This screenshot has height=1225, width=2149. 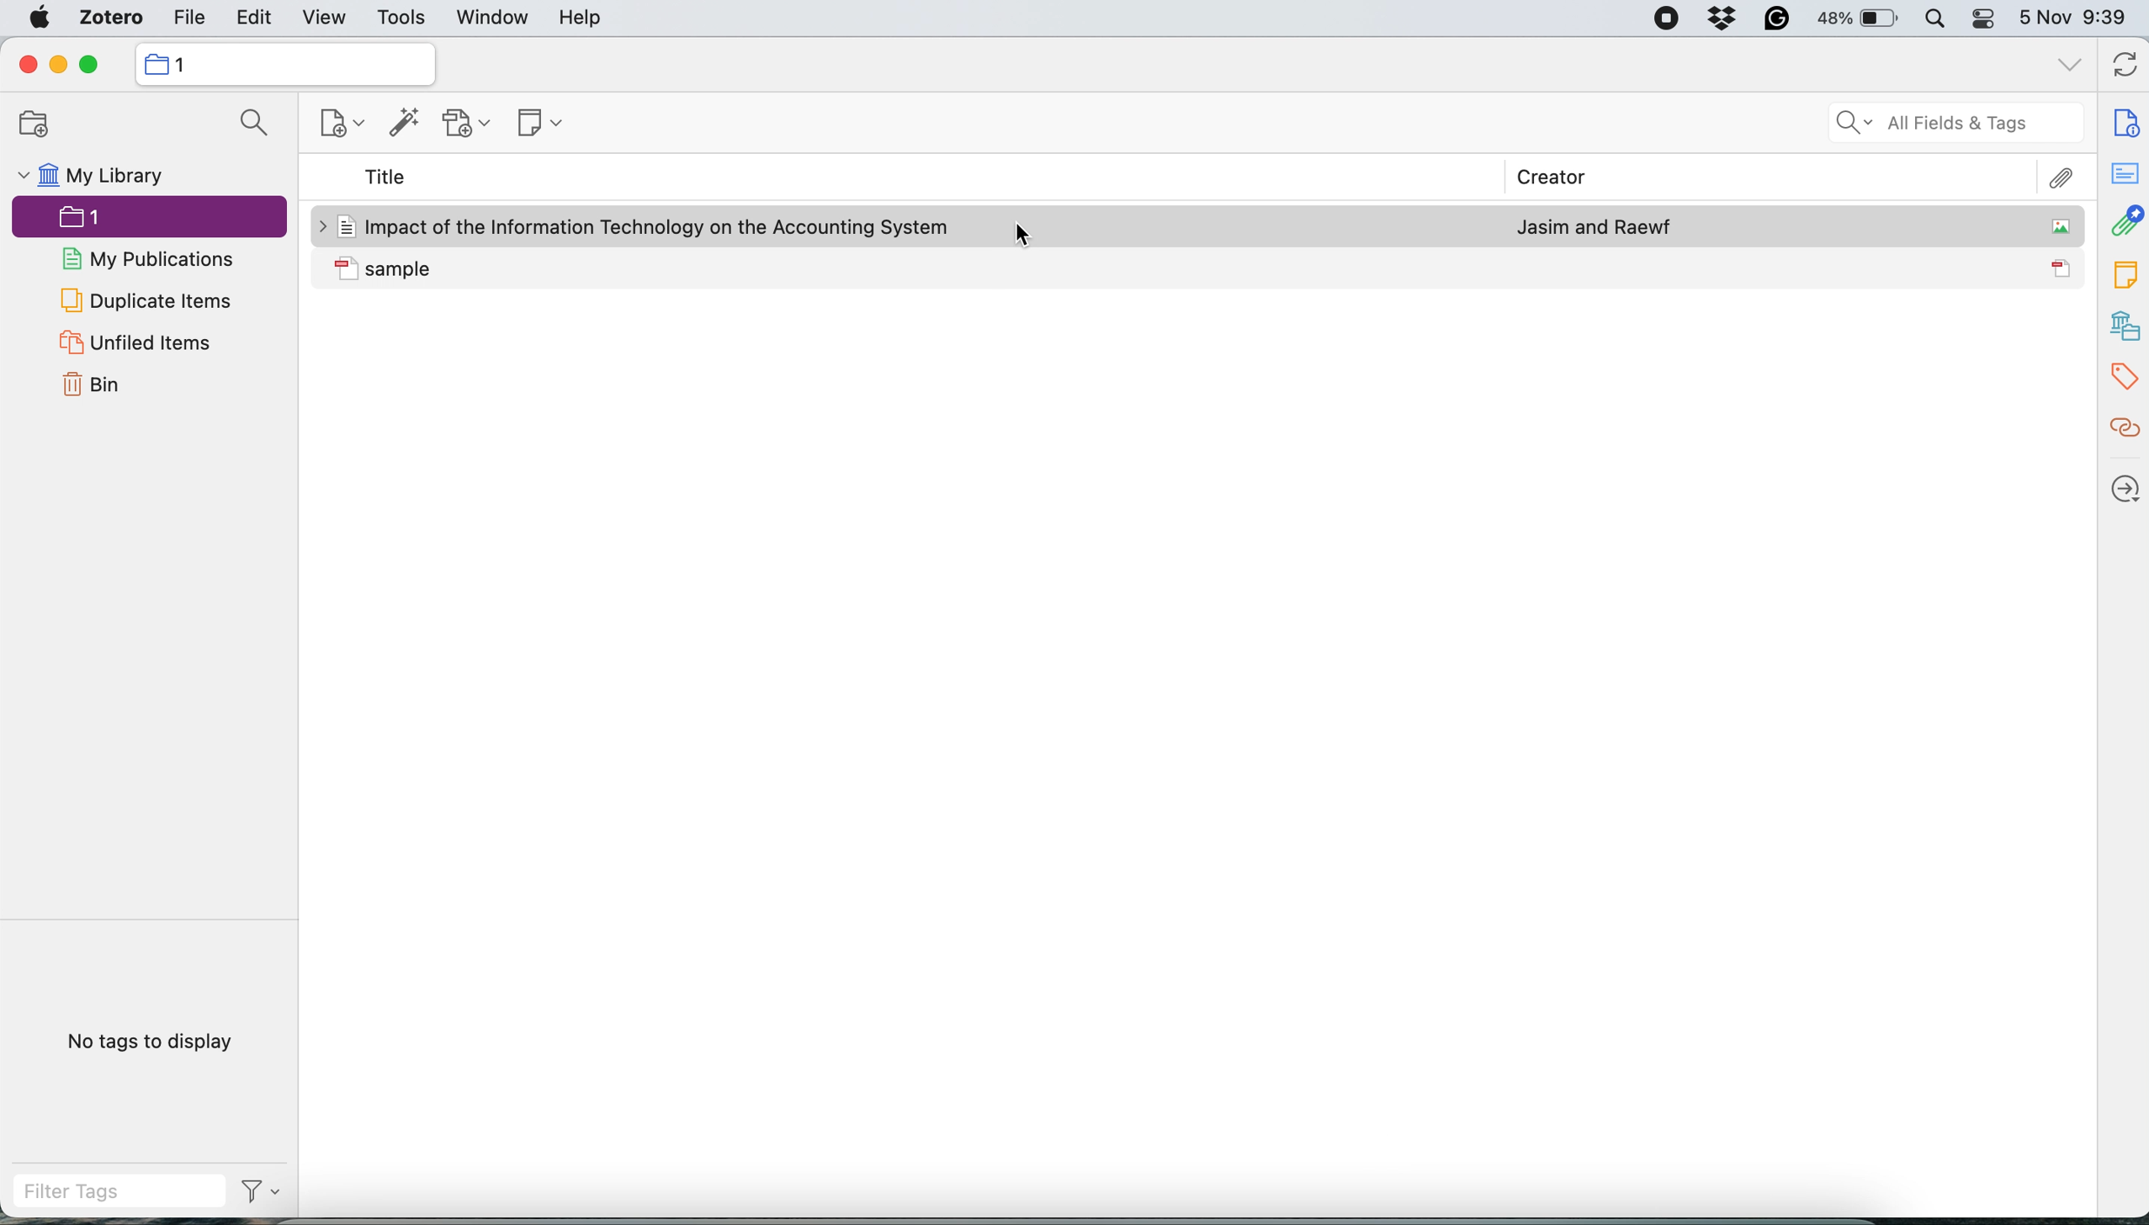 What do you see at coordinates (250, 122) in the screenshot?
I see `search` at bounding box center [250, 122].